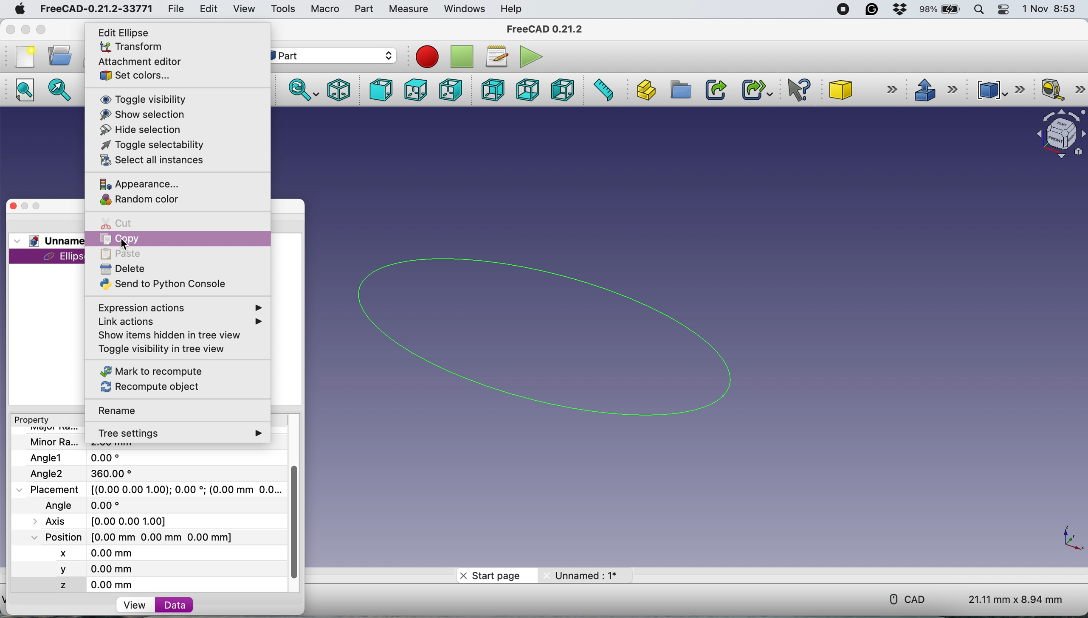 The width and height of the screenshot is (1088, 618). What do you see at coordinates (496, 55) in the screenshot?
I see `macros` at bounding box center [496, 55].